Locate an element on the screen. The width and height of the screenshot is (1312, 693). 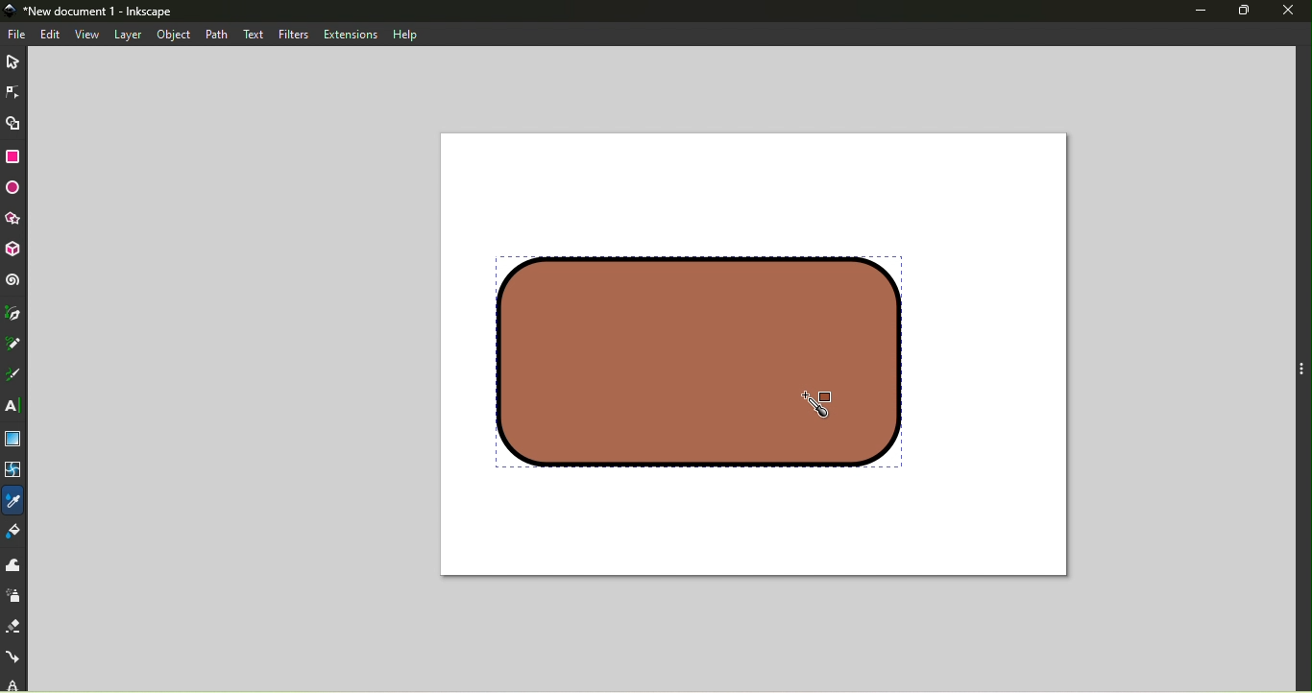
Extensions is located at coordinates (351, 35).